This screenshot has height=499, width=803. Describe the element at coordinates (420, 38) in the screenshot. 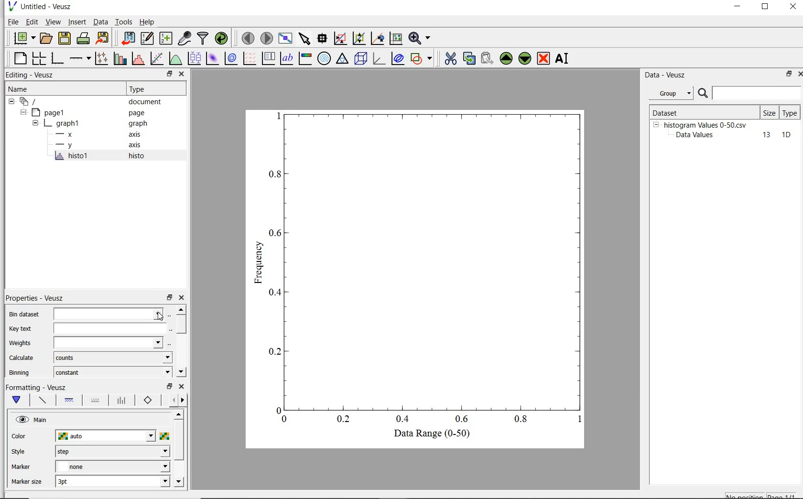

I see `zoom functions menu` at that location.